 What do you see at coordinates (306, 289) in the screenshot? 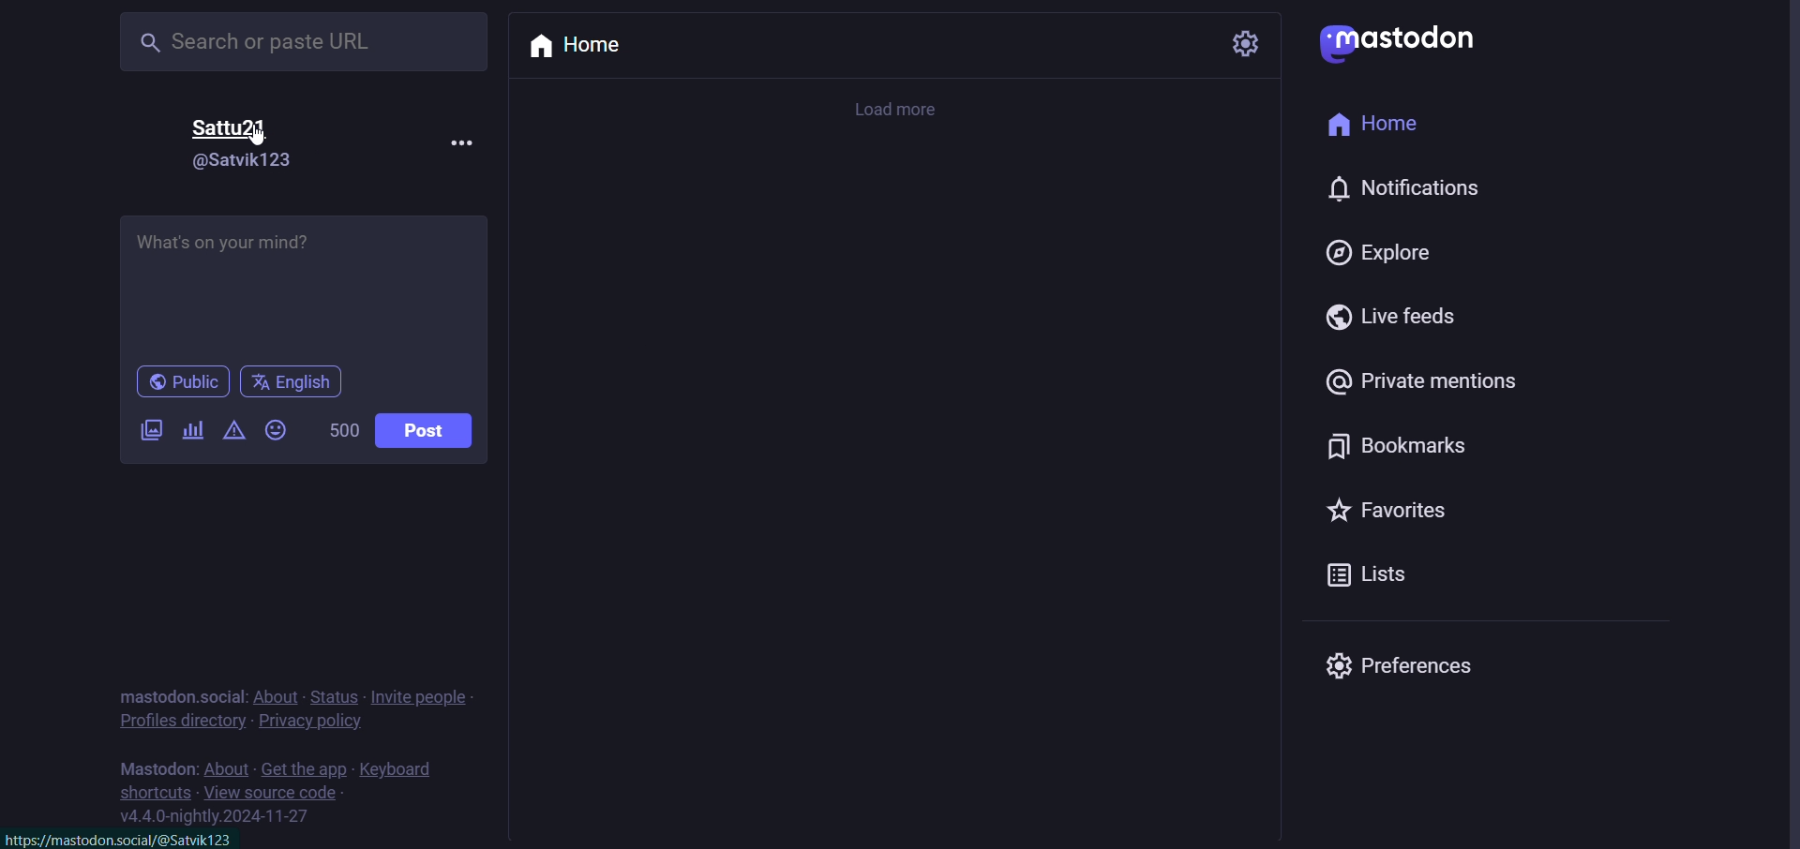
I see `What's on your mind?` at bounding box center [306, 289].